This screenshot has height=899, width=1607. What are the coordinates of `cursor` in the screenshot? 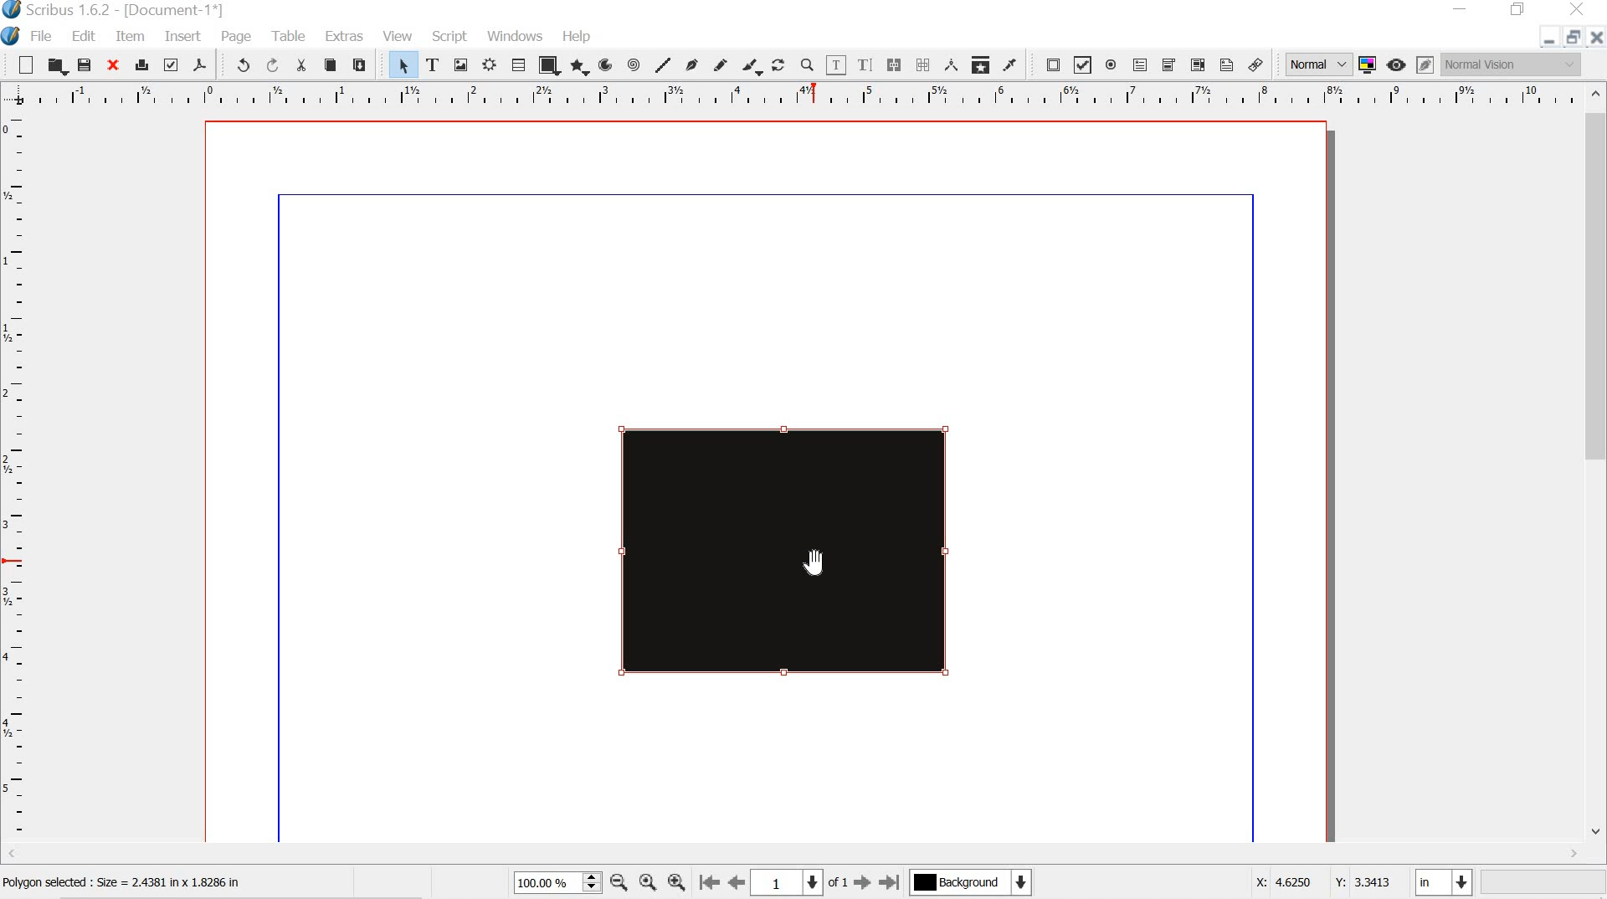 It's located at (818, 563).